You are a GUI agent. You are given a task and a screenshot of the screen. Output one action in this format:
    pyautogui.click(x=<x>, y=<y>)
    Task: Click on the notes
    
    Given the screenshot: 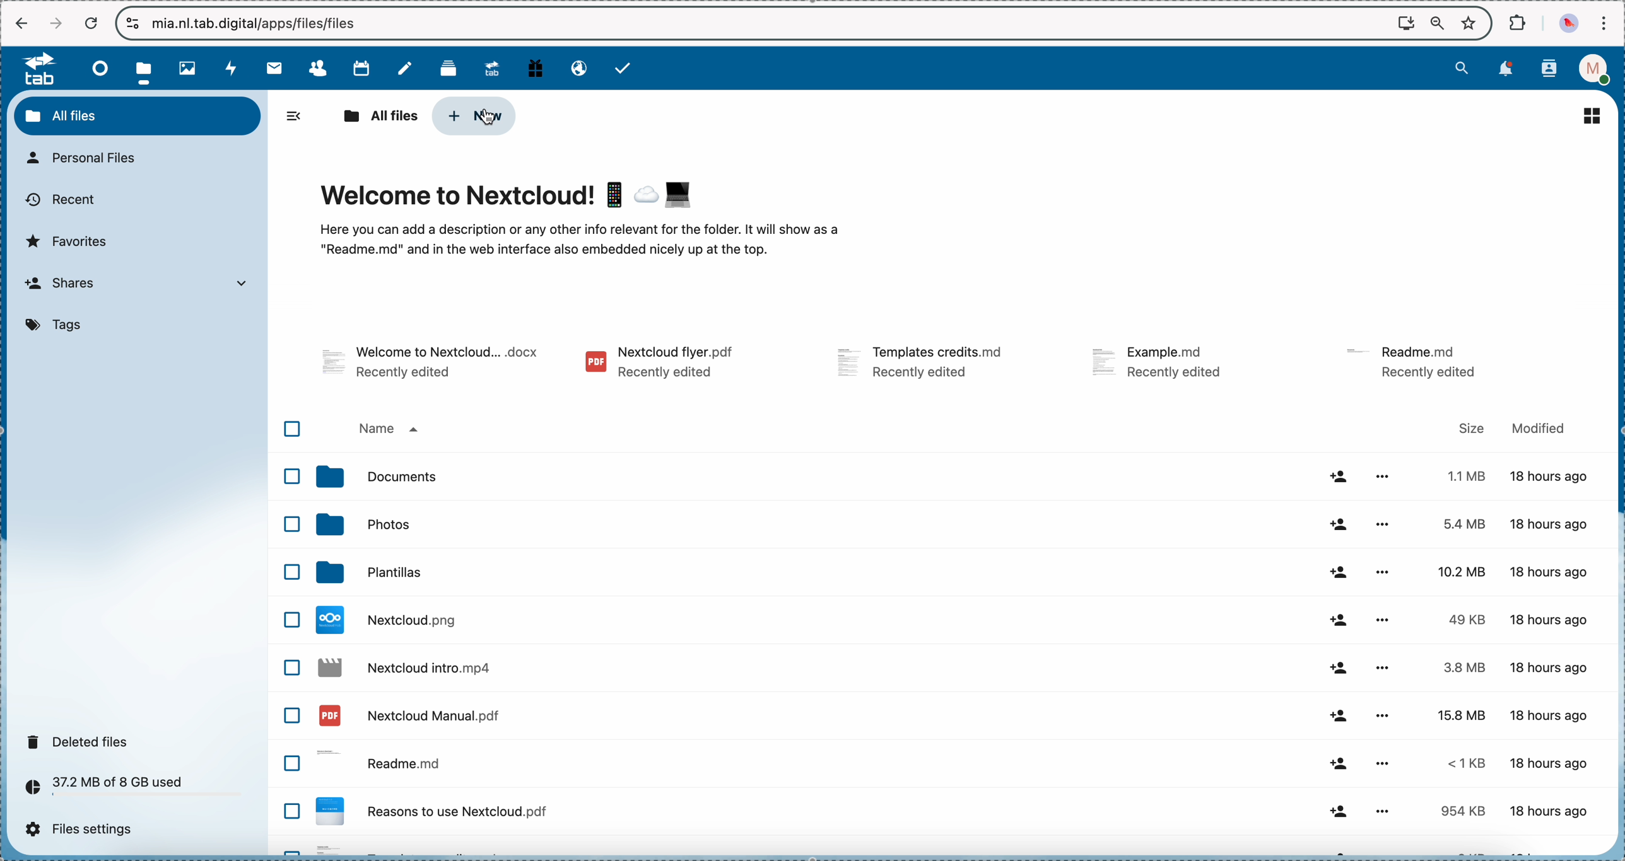 What is the action you would take?
    pyautogui.click(x=408, y=69)
    